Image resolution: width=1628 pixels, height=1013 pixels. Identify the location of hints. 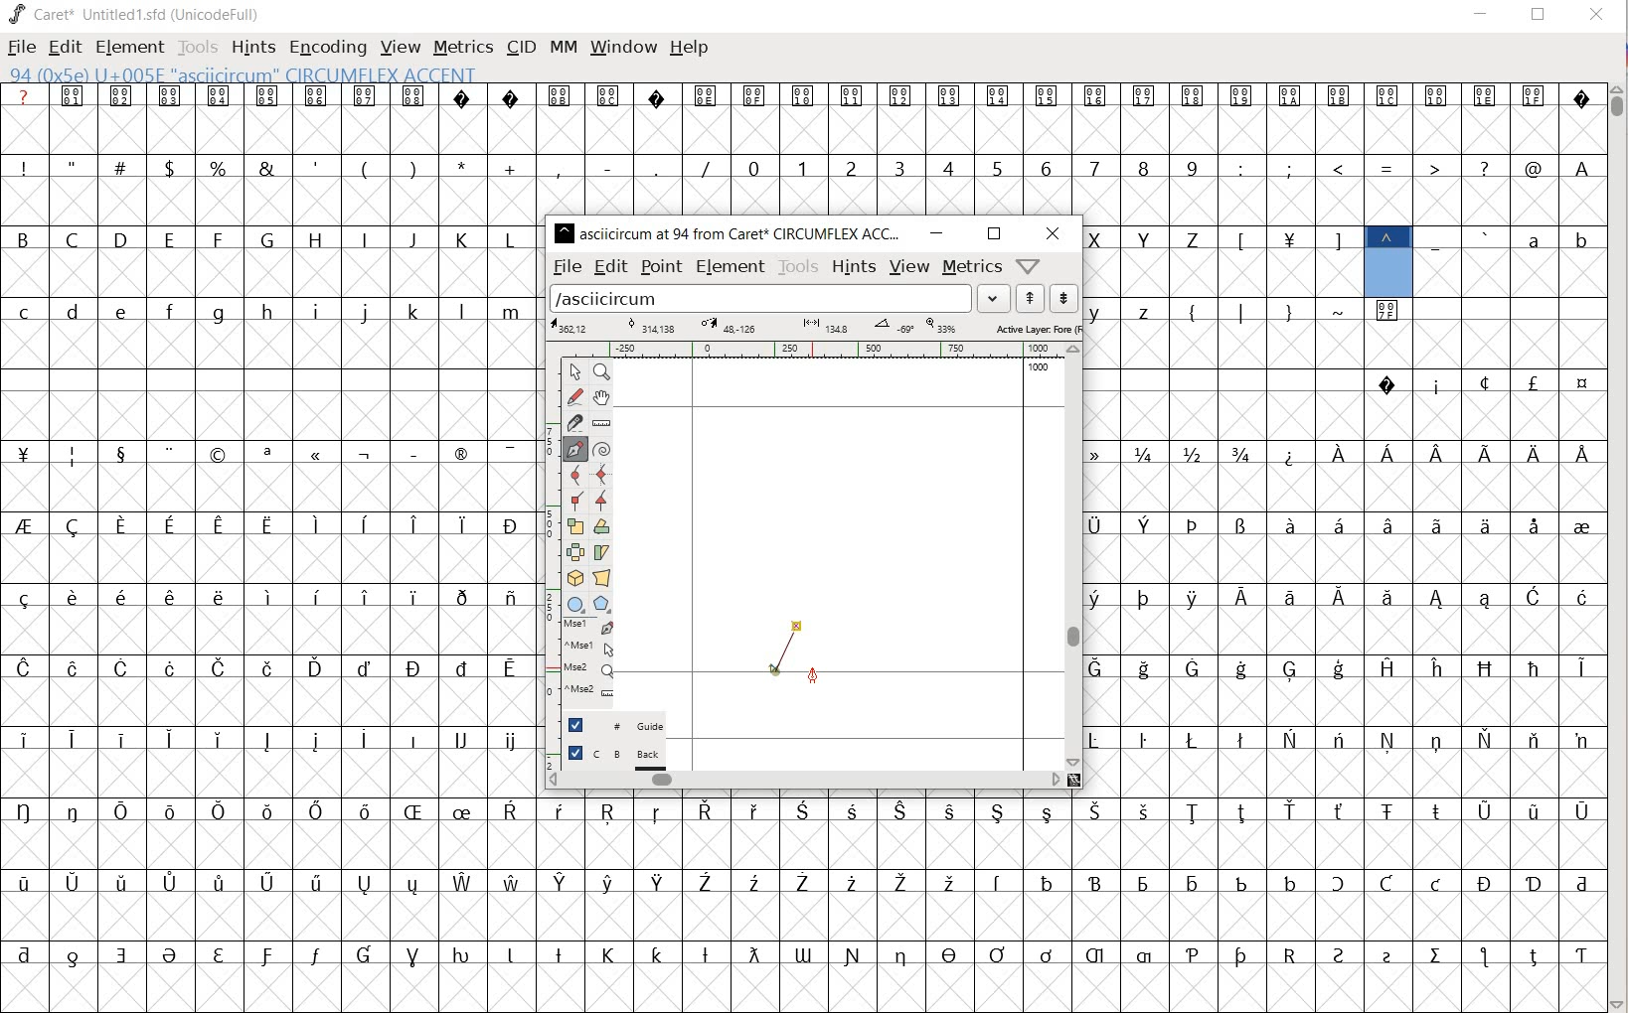
(855, 267).